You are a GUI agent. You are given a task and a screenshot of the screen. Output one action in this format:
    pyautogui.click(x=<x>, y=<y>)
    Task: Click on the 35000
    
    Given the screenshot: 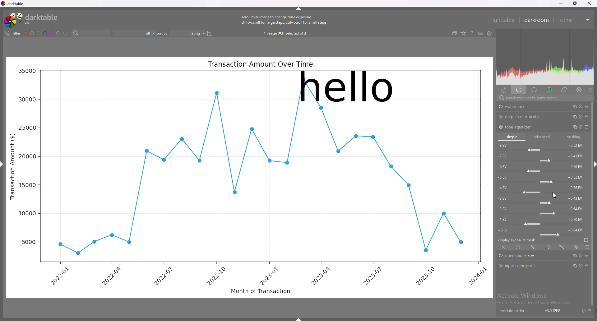 What is the action you would take?
    pyautogui.click(x=27, y=71)
    